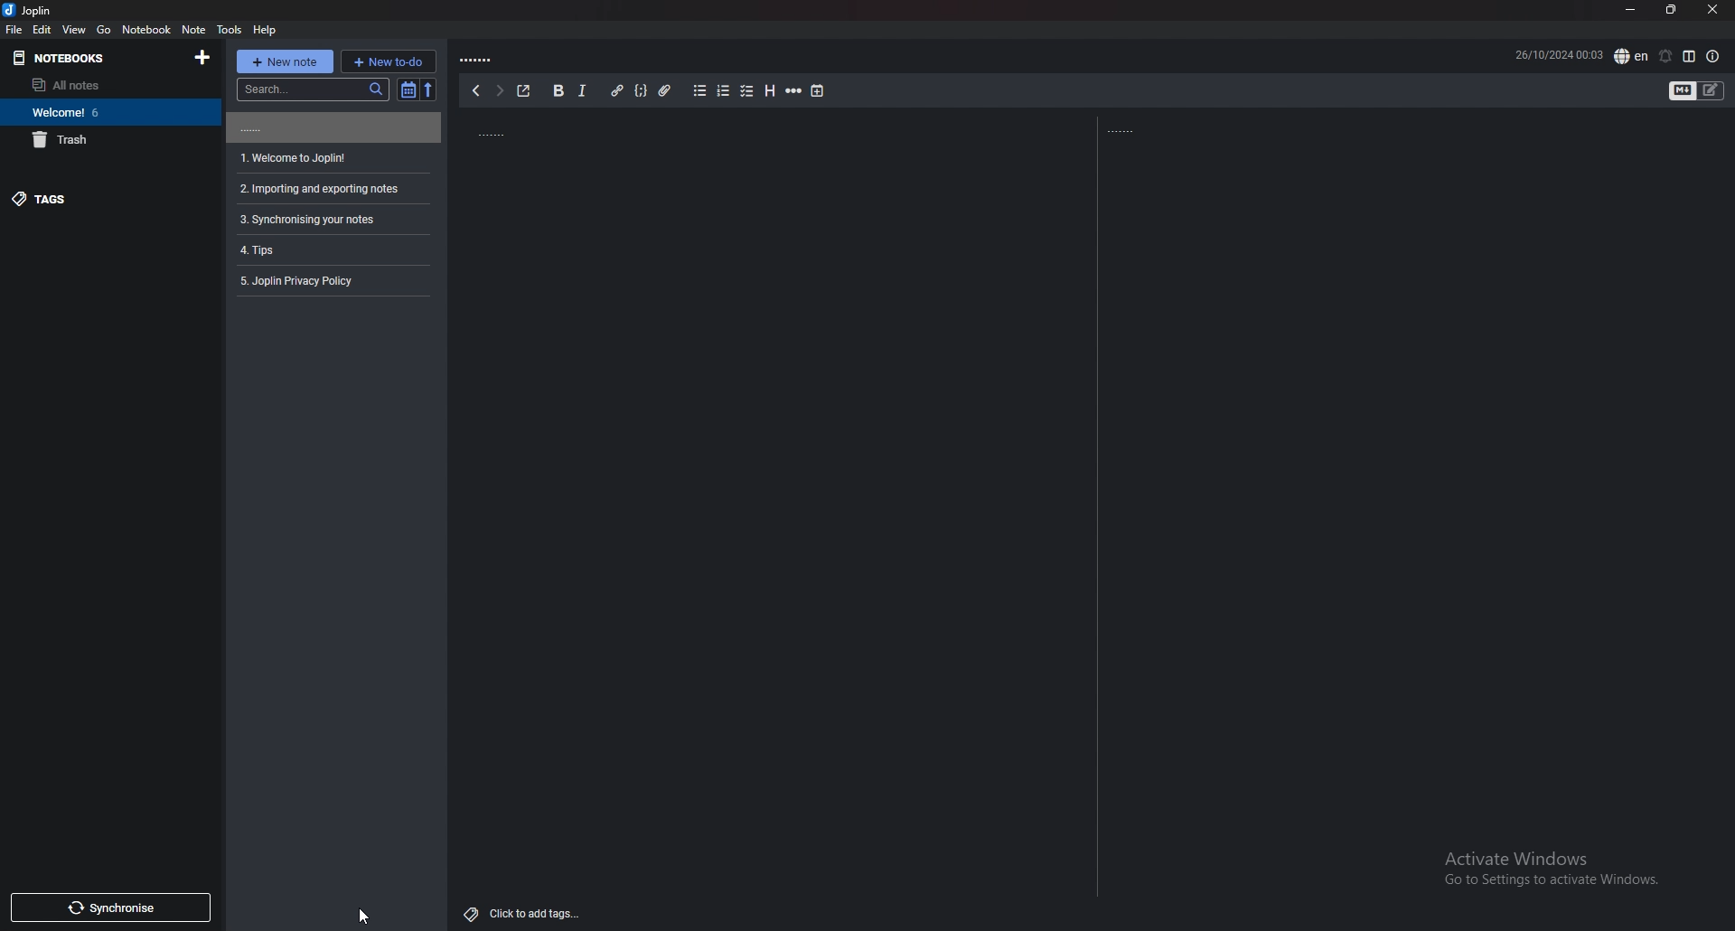 The image size is (1735, 931). What do you see at coordinates (408, 89) in the screenshot?
I see `toggle sort order field` at bounding box center [408, 89].